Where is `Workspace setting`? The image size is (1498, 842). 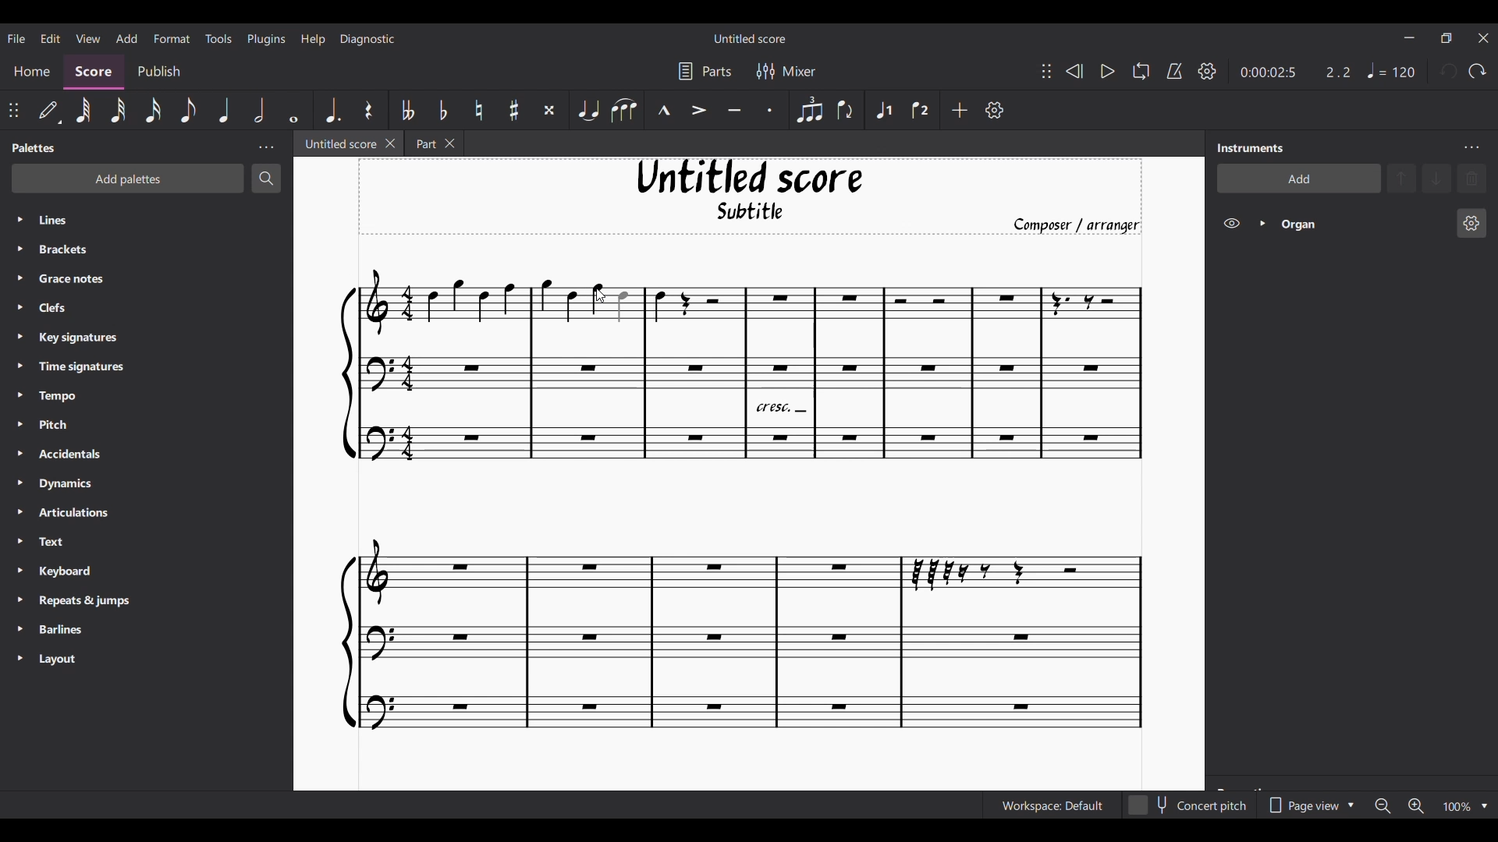
Workspace setting is located at coordinates (1052, 805).